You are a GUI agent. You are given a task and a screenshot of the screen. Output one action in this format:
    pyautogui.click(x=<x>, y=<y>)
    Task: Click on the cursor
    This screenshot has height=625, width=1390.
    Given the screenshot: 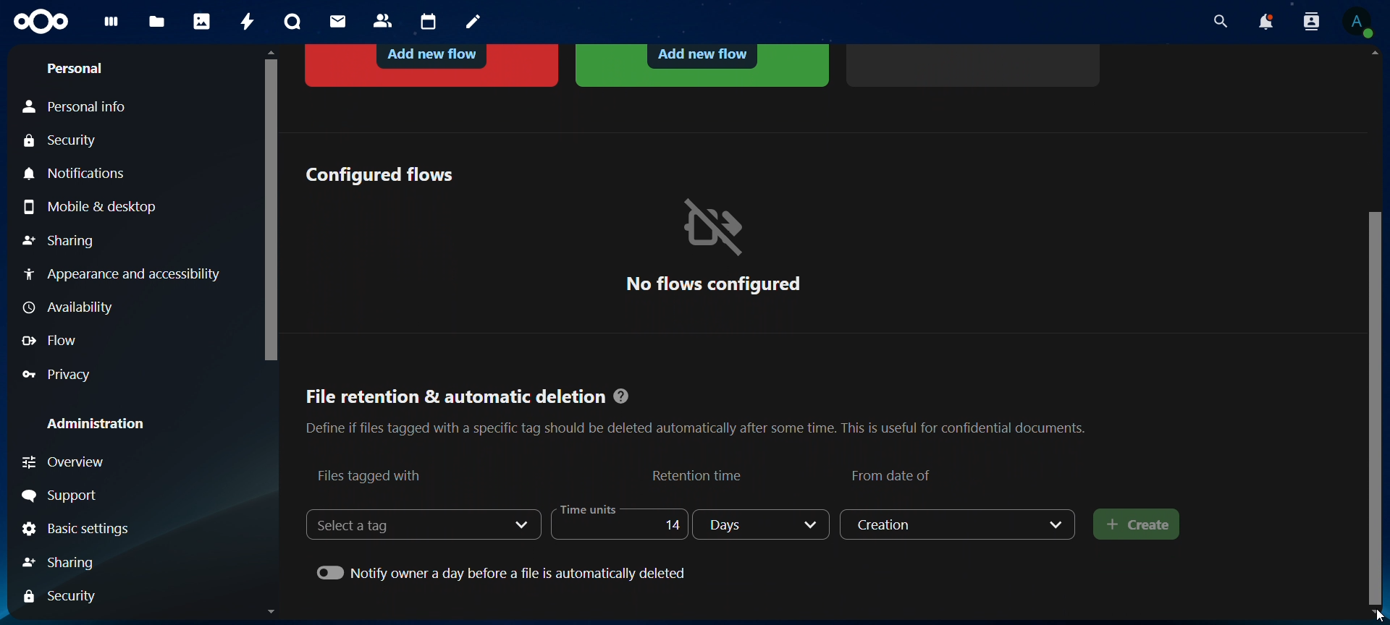 What is the action you would take?
    pyautogui.click(x=1368, y=616)
    